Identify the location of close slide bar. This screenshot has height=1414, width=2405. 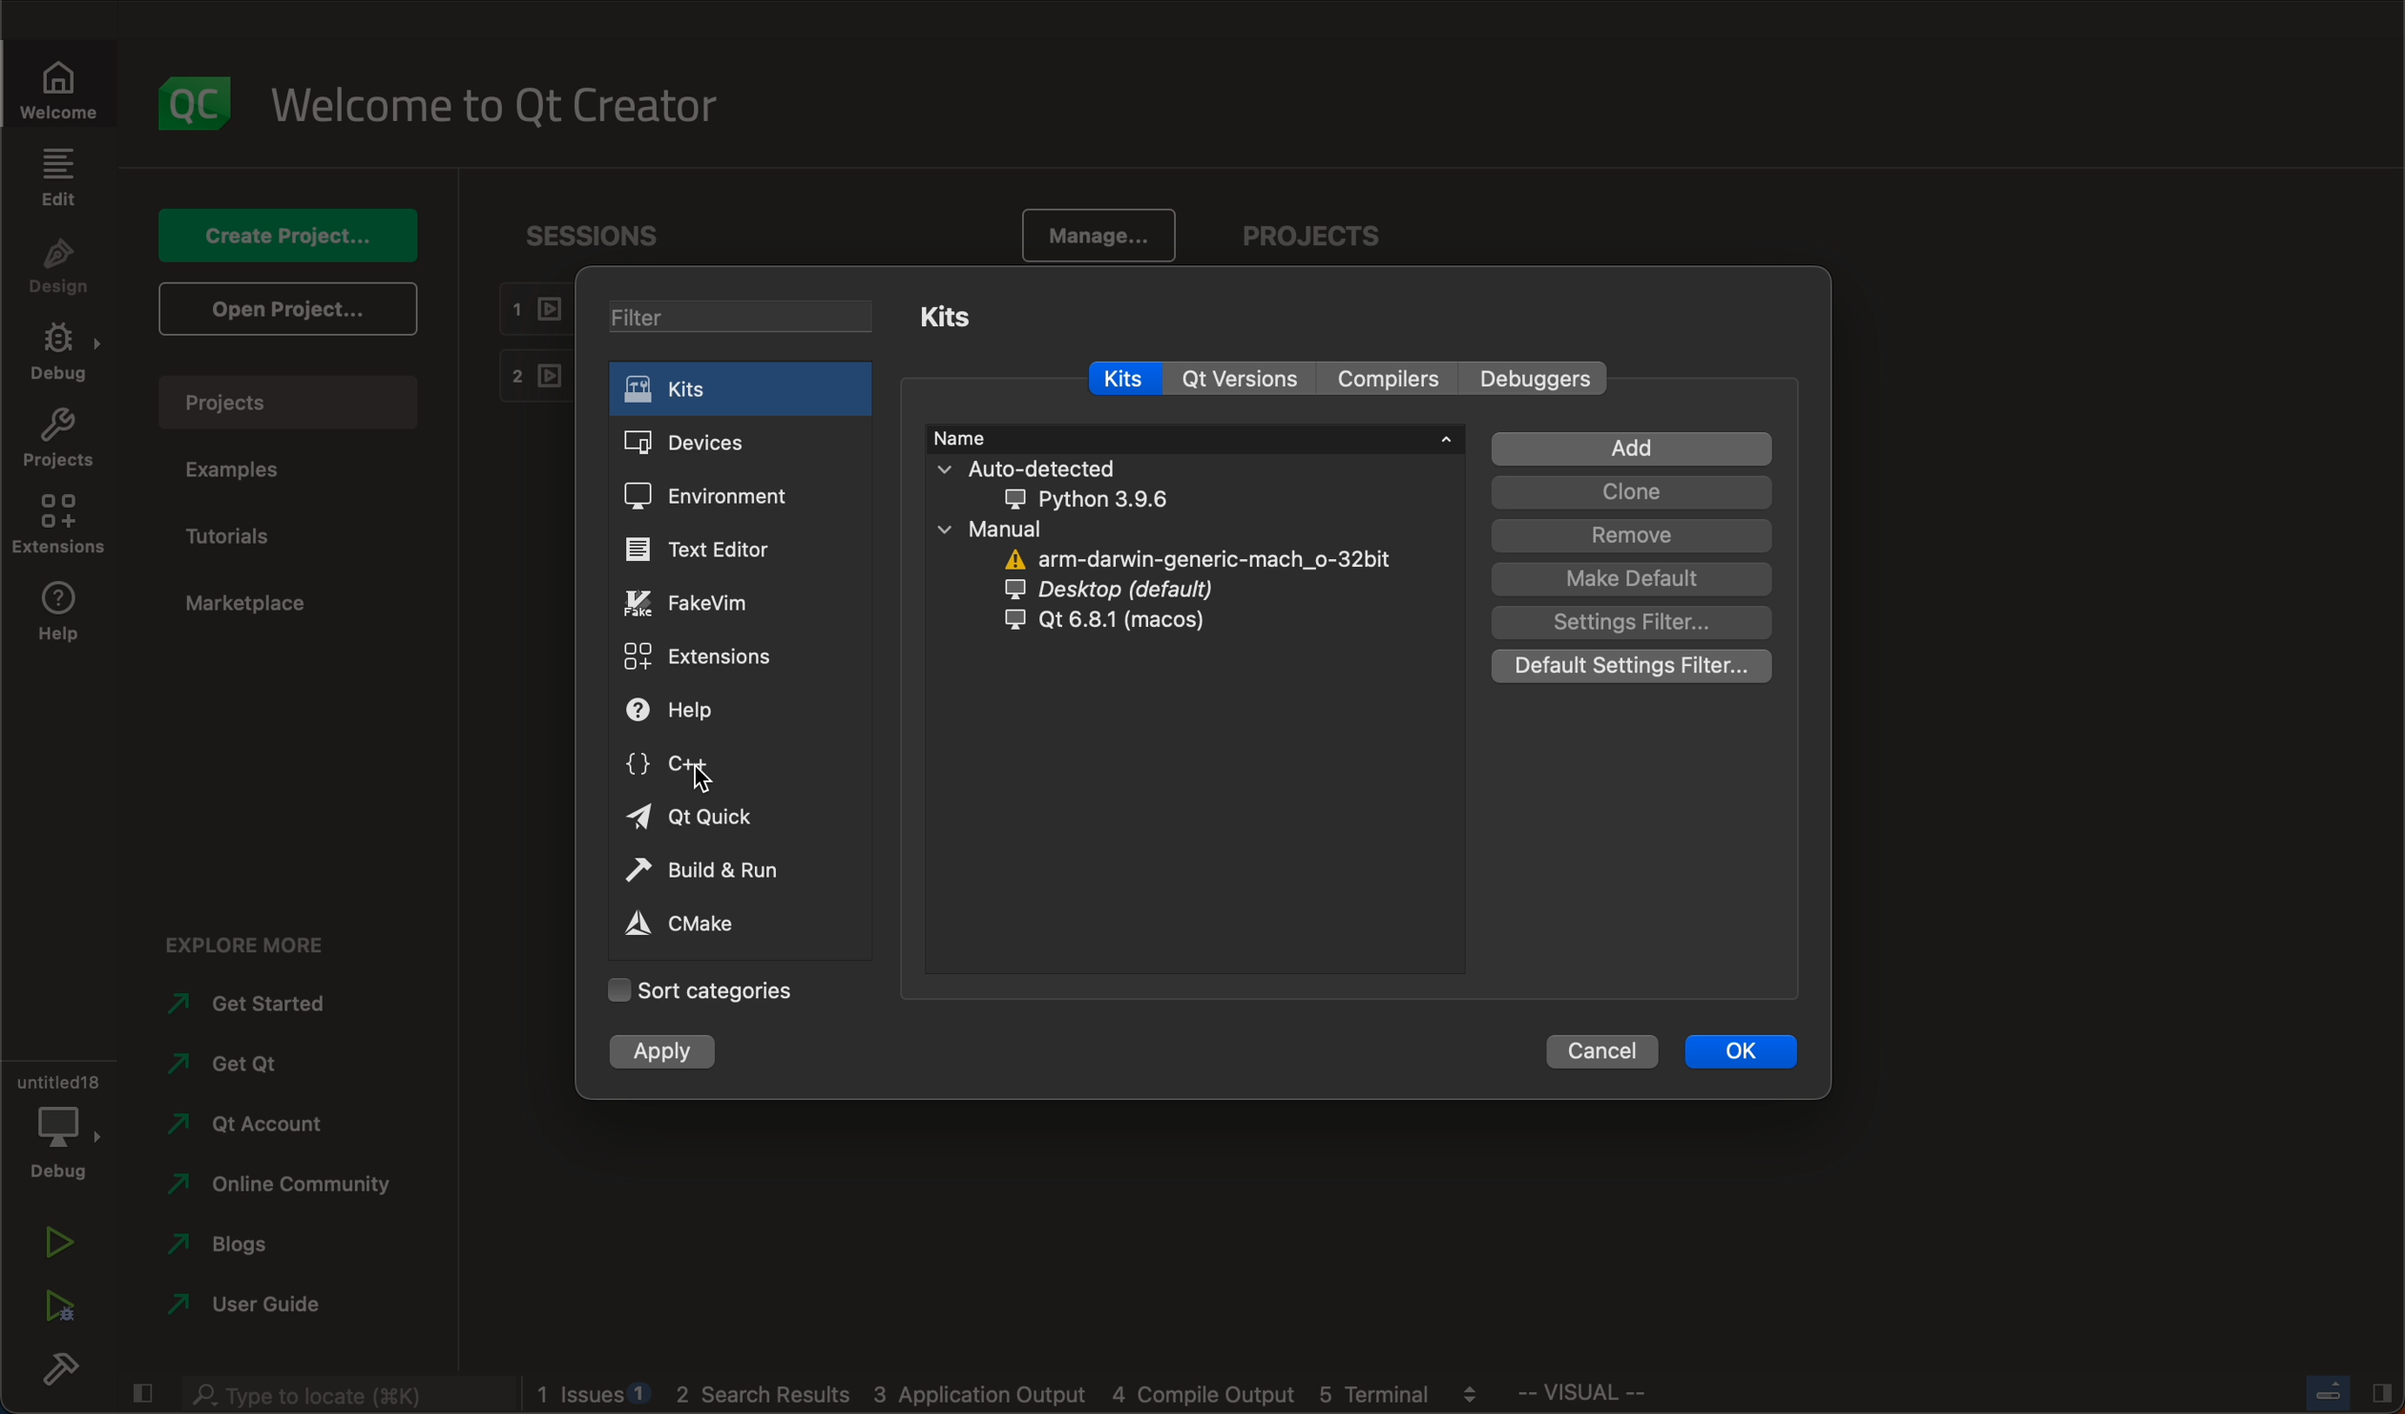
(2346, 1392).